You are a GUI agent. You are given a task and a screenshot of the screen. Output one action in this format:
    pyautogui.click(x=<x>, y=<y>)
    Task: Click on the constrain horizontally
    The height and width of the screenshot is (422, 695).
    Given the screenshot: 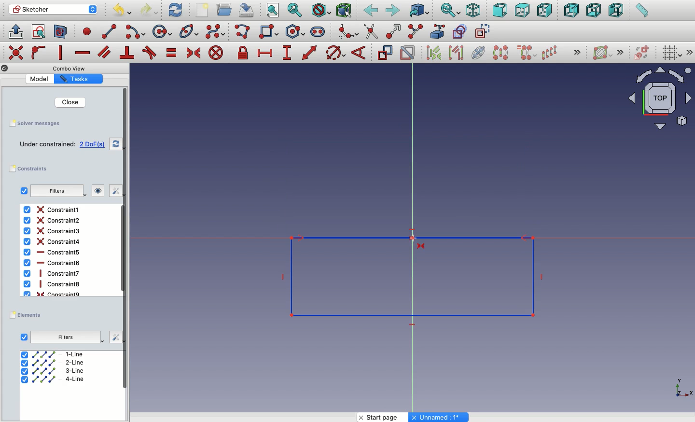 What is the action you would take?
    pyautogui.click(x=83, y=50)
    